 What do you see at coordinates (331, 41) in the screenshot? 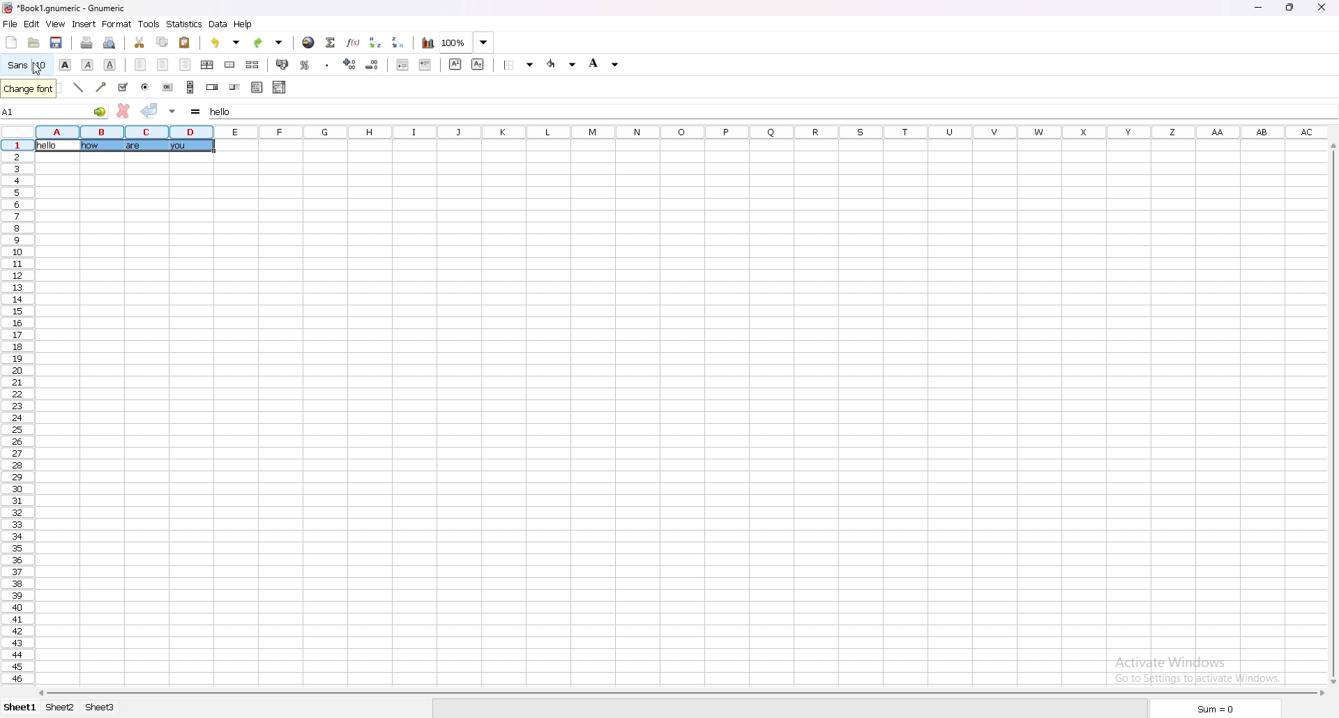
I see `summation` at bounding box center [331, 41].